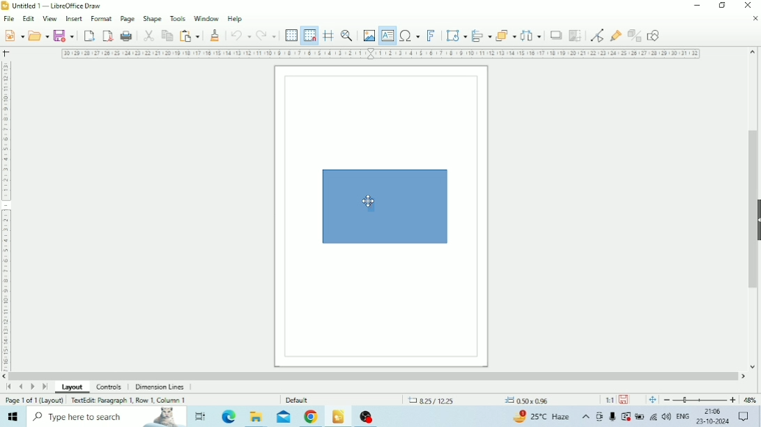  Describe the element at coordinates (50, 19) in the screenshot. I see `View` at that location.